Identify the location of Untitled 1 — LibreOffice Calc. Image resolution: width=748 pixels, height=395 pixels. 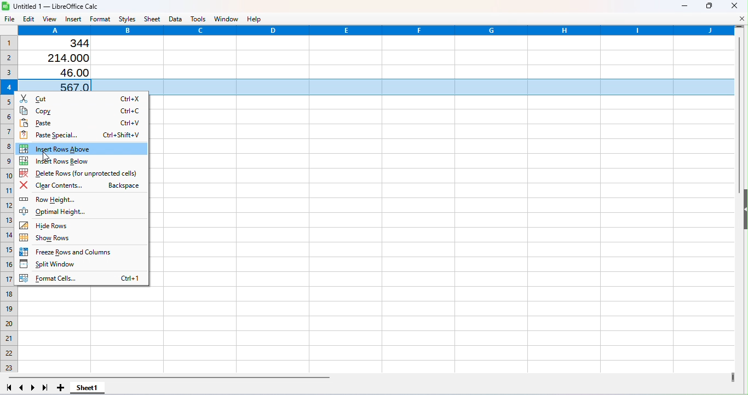
(55, 5).